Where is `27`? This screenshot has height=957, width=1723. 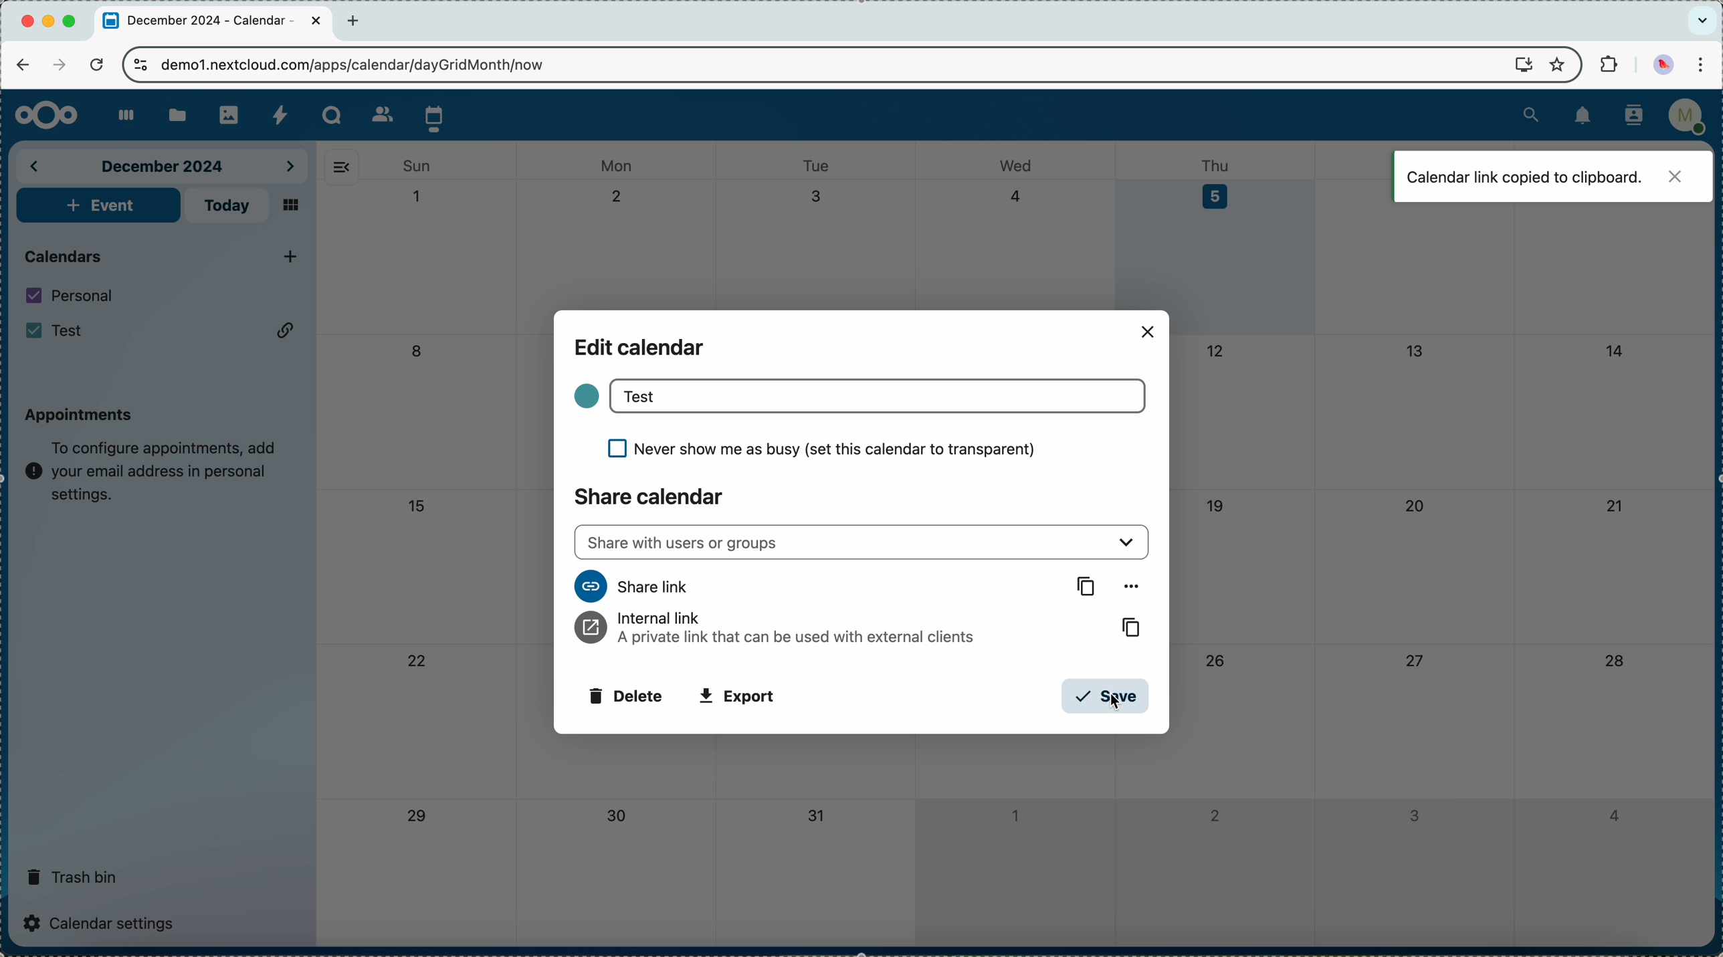 27 is located at coordinates (1413, 659).